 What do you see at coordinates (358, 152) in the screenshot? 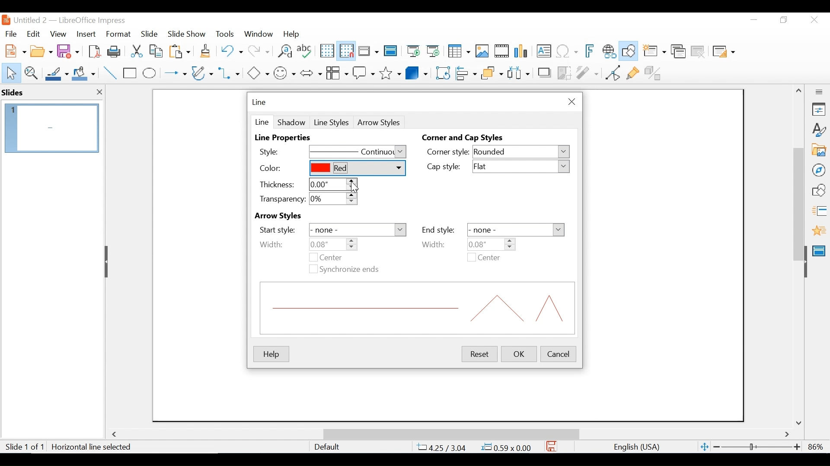
I see `Continous` at bounding box center [358, 152].